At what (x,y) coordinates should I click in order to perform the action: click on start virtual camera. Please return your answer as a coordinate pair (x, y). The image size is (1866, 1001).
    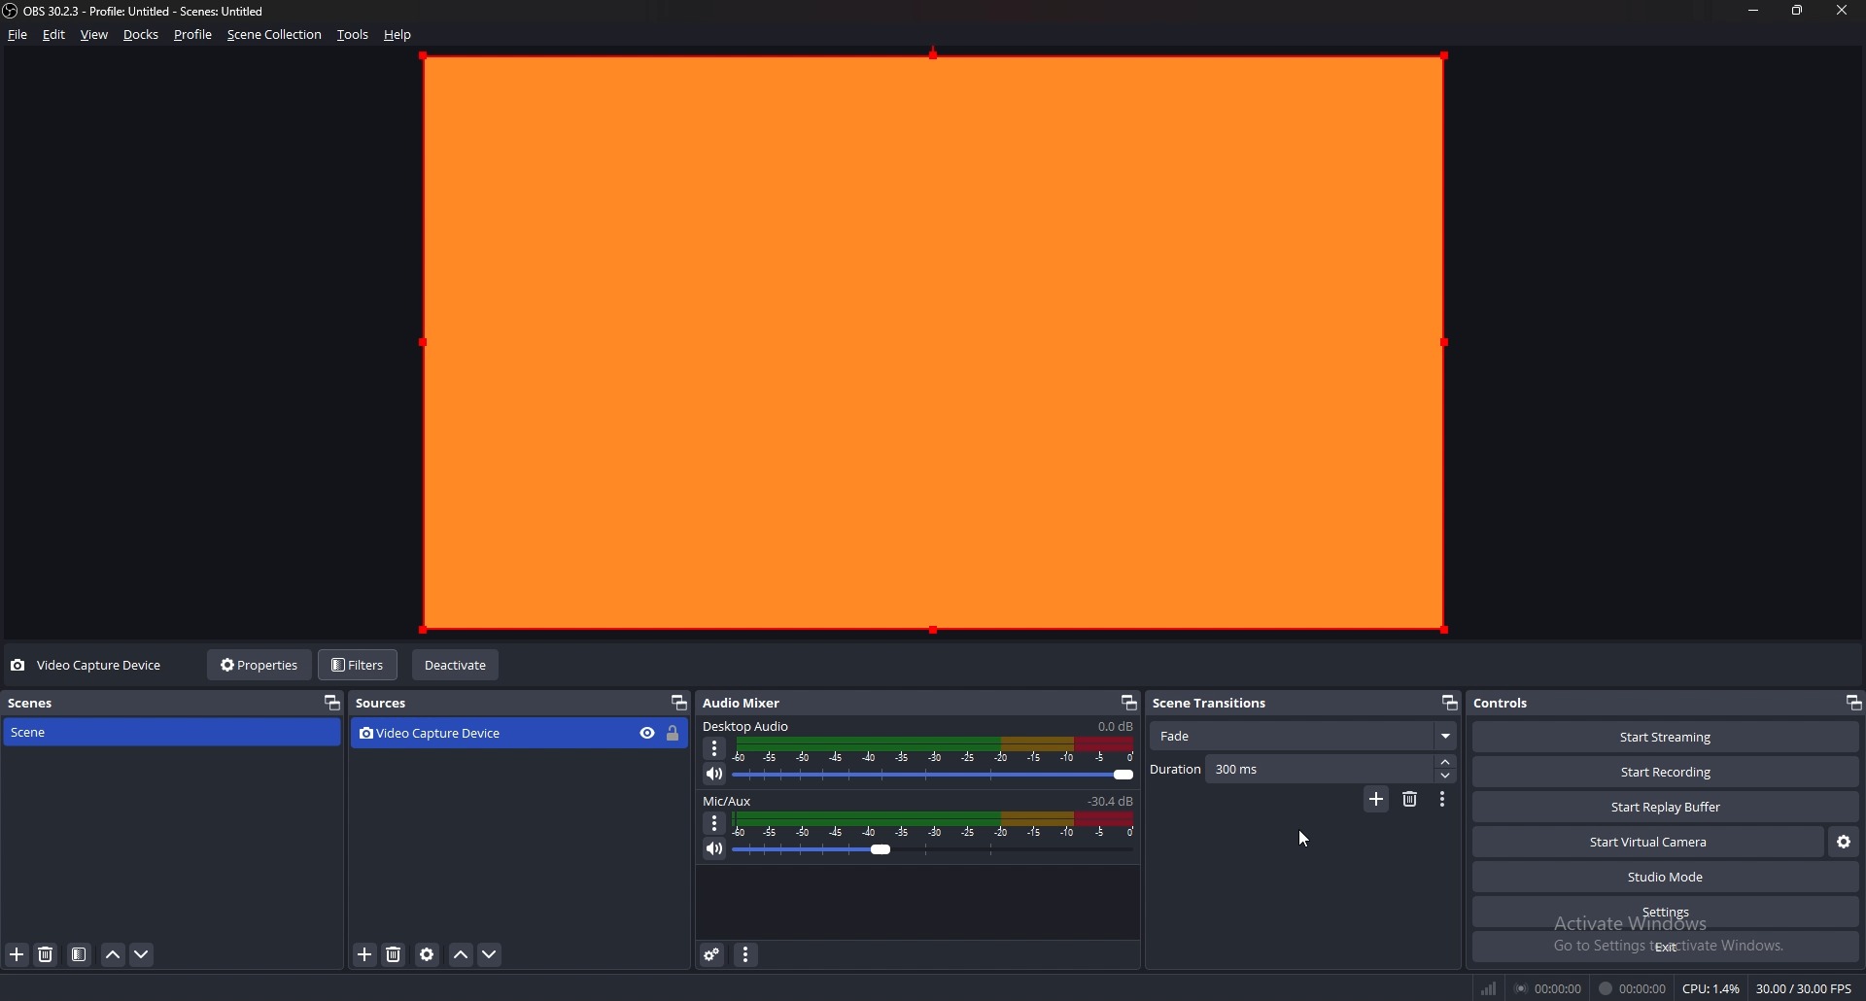
    Looking at the image, I should click on (1649, 842).